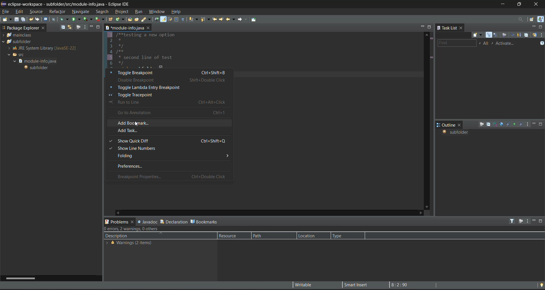 Image resolution: width=545 pixels, height=290 pixels. What do you see at coordinates (170, 72) in the screenshot?
I see `toggle breakpoint` at bounding box center [170, 72].